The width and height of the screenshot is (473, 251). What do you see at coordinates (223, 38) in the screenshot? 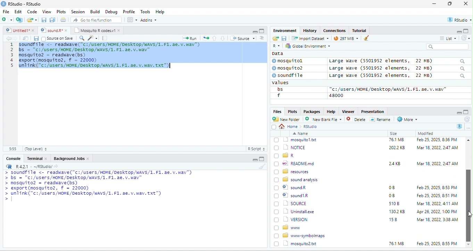
I see `down` at bounding box center [223, 38].